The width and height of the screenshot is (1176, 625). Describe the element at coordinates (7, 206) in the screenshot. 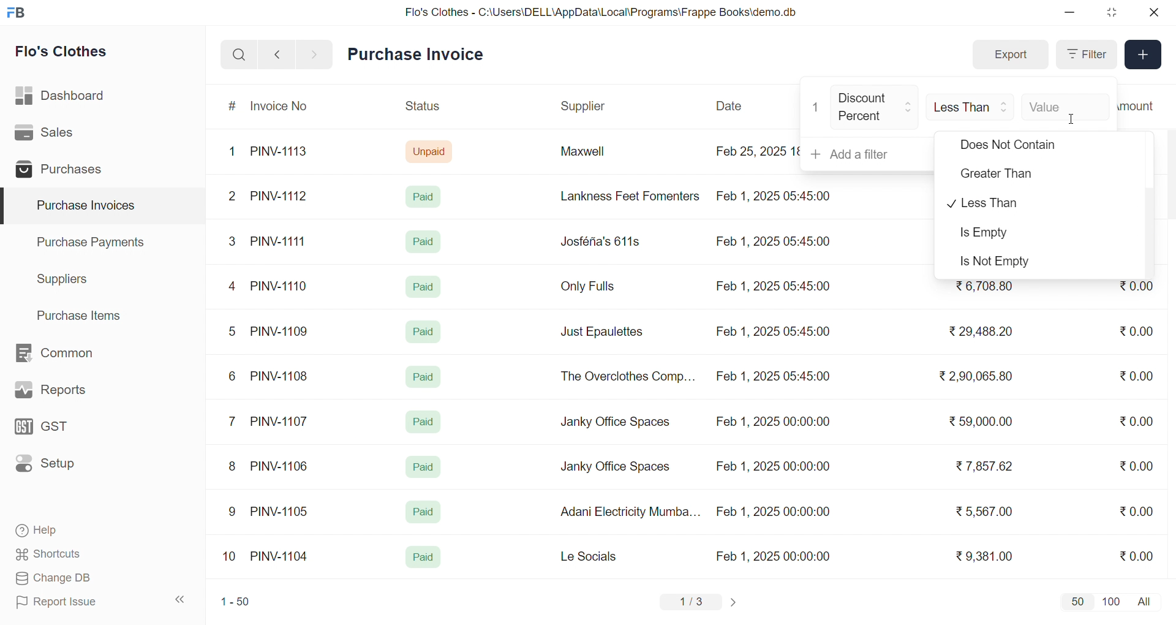

I see `selected` at that location.